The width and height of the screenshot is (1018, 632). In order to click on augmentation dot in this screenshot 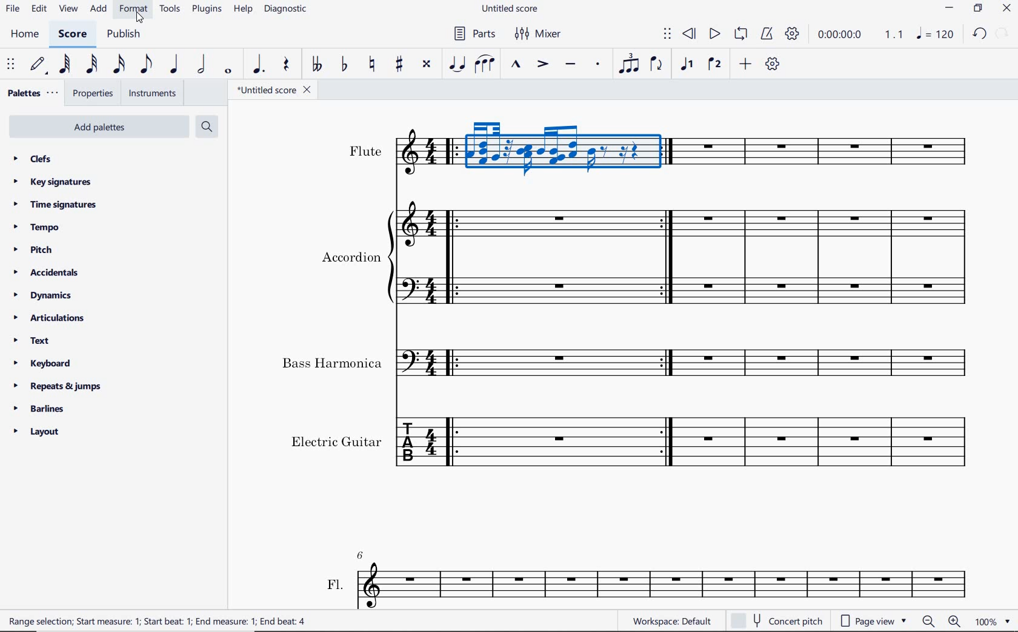, I will do `click(258, 65)`.